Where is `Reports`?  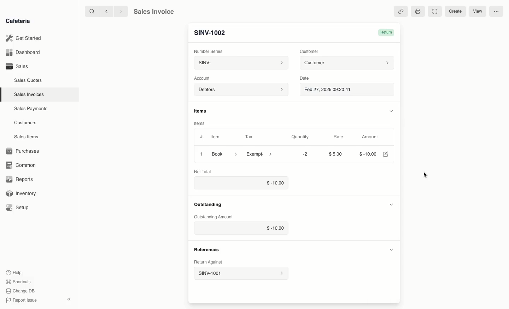
Reports is located at coordinates (19, 178).